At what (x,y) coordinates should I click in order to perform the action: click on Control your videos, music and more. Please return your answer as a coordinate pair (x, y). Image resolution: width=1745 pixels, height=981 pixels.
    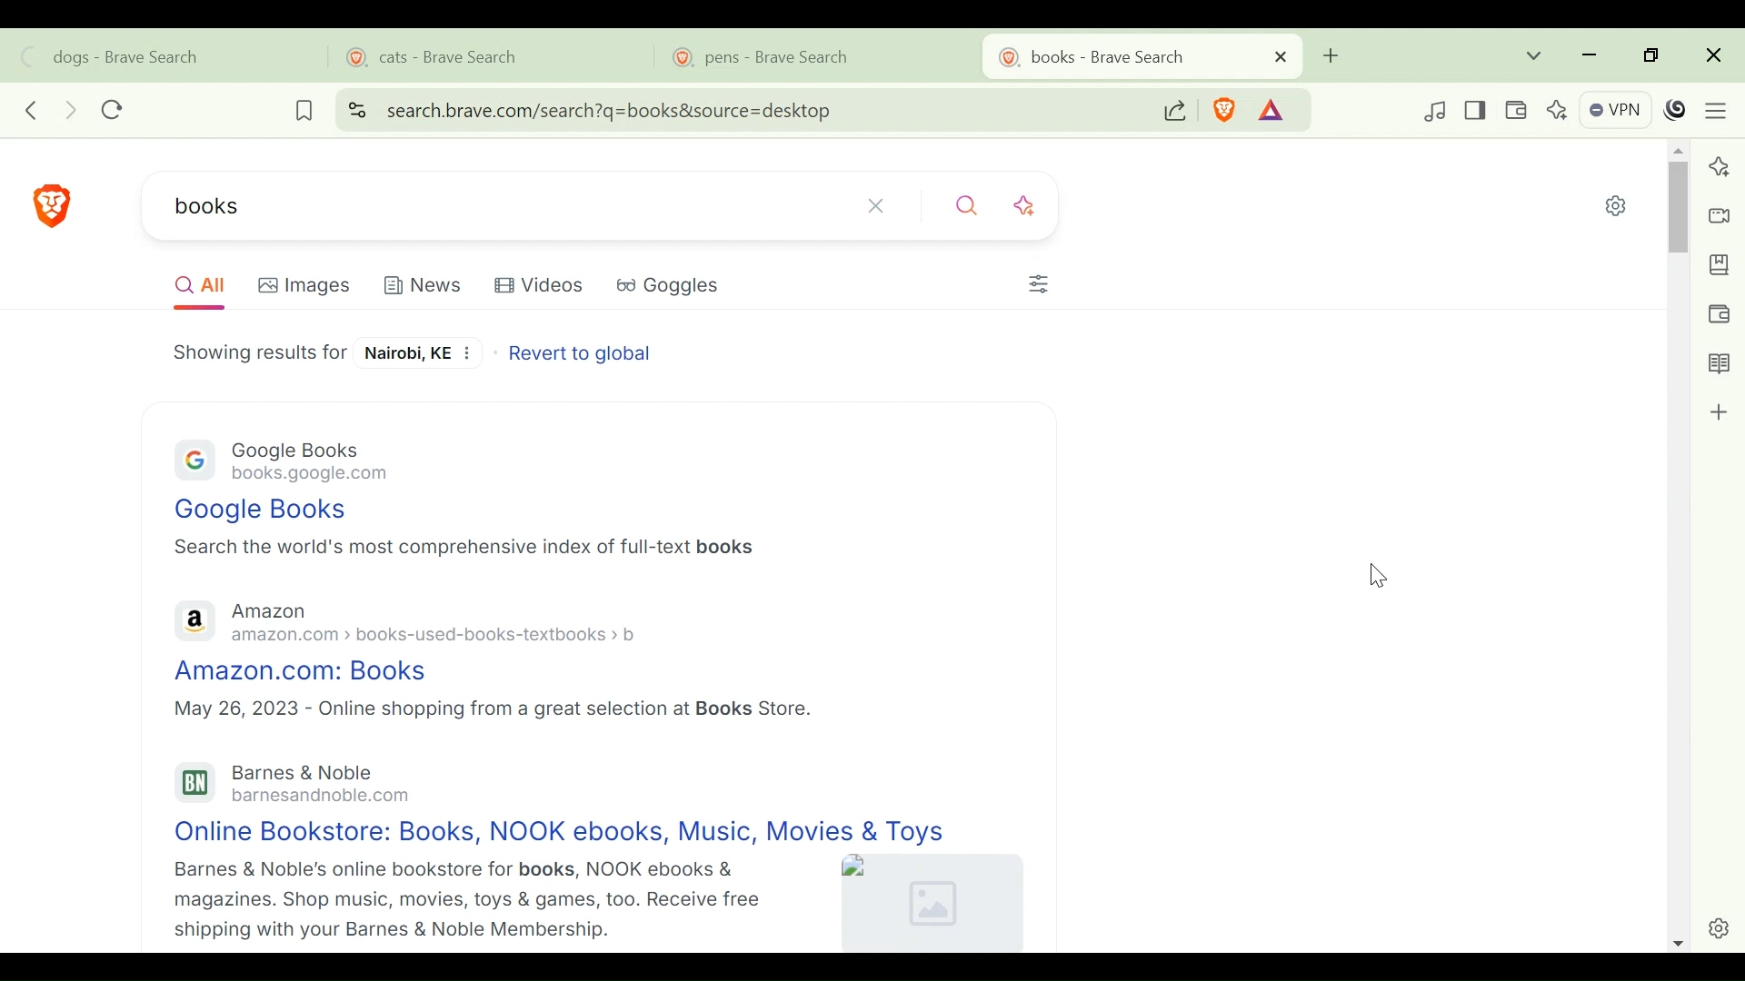
    Looking at the image, I should click on (1435, 110).